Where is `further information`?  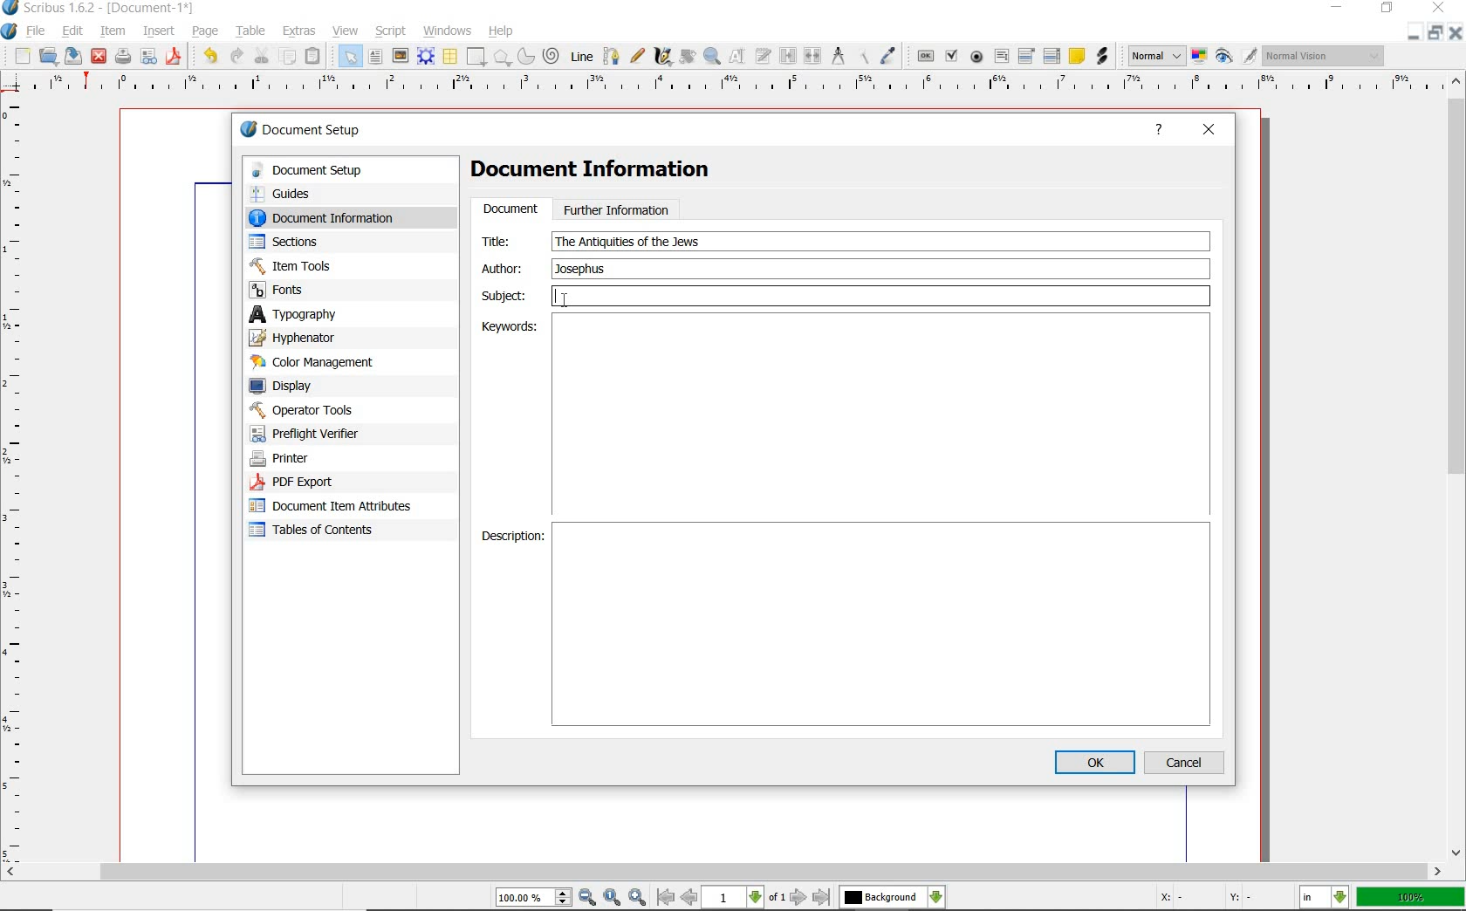
further information is located at coordinates (617, 209).